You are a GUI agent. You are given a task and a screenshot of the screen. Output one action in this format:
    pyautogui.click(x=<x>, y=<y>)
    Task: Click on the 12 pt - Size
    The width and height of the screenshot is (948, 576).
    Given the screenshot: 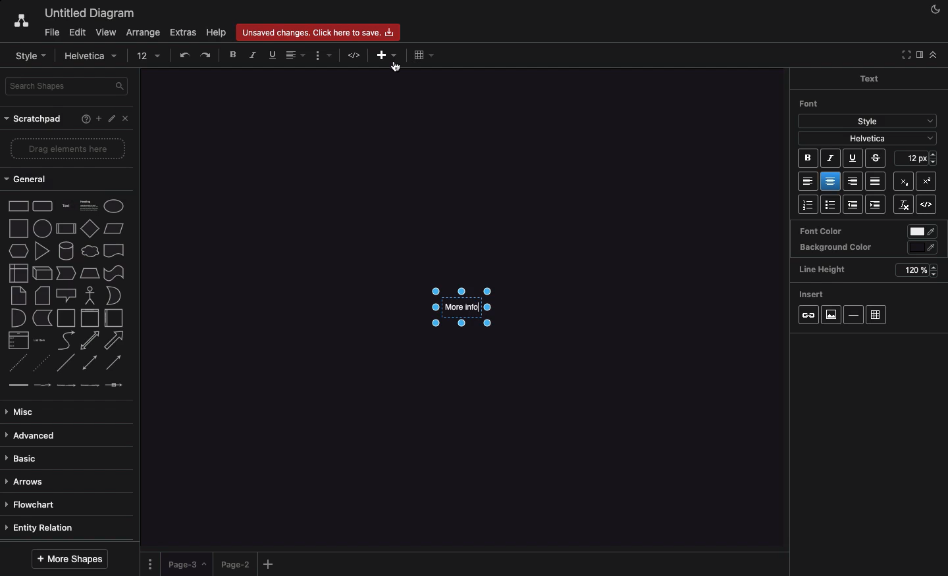 What is the action you would take?
    pyautogui.click(x=918, y=157)
    